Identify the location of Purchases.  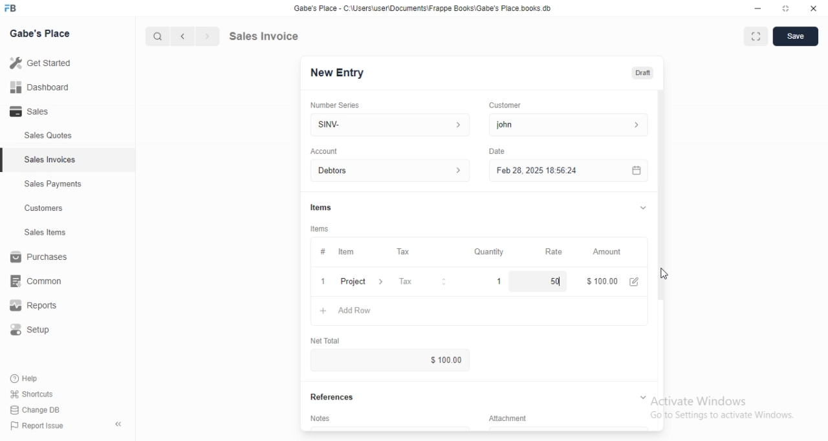
(41, 259).